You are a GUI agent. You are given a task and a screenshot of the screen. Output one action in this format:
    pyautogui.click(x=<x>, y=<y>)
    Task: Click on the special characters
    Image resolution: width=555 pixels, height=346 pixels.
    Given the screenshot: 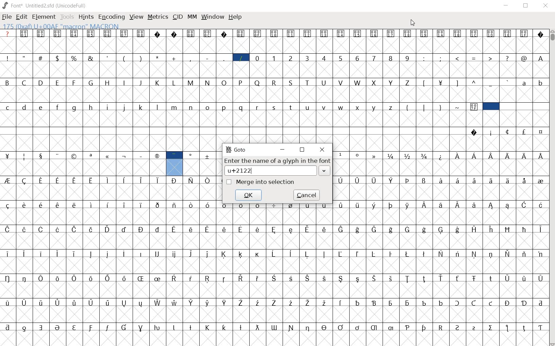 What is the action you would take?
    pyautogui.click(x=441, y=310)
    